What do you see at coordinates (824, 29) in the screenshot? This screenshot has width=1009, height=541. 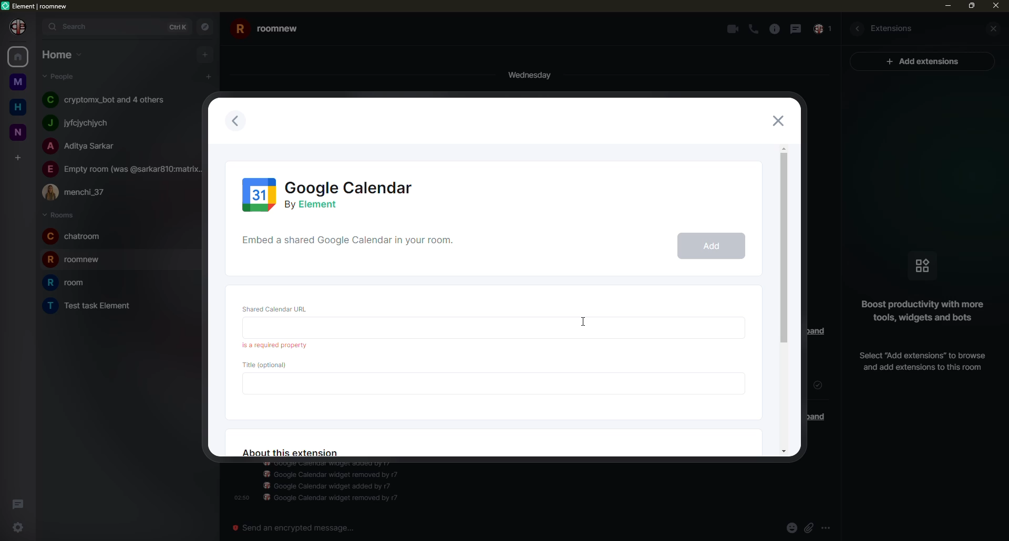 I see `inbox` at bounding box center [824, 29].